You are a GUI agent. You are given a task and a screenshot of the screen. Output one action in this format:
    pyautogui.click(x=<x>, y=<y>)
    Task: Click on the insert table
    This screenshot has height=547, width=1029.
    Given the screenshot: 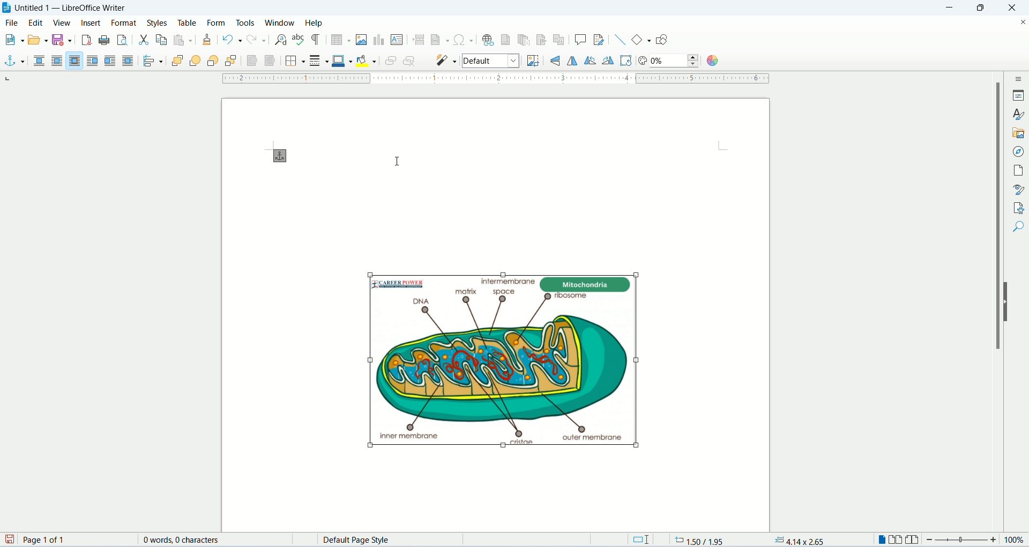 What is the action you would take?
    pyautogui.click(x=341, y=40)
    